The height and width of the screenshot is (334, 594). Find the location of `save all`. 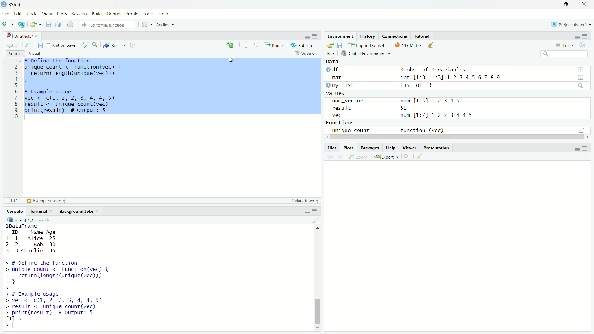

save all is located at coordinates (59, 24).